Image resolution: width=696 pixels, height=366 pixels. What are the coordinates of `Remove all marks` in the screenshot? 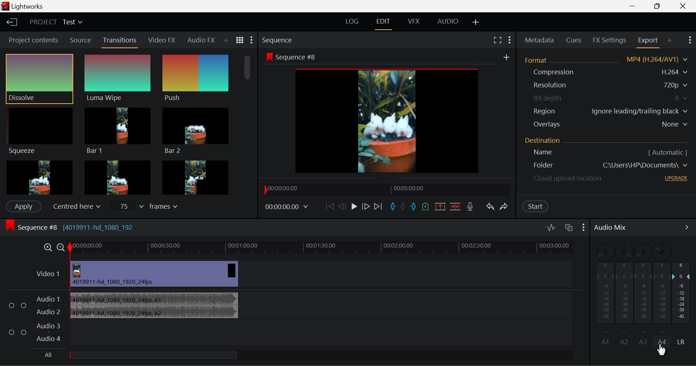 It's located at (403, 207).